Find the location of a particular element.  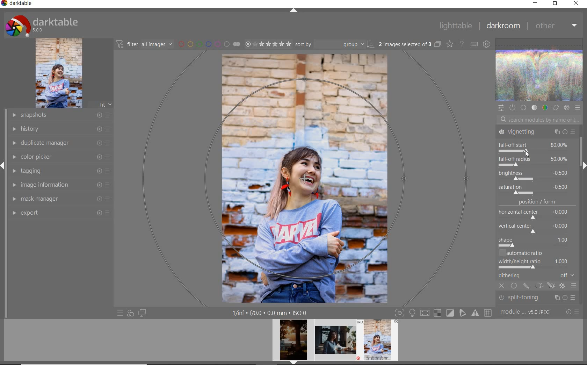

ENABLE ONLINE FOR HELP is located at coordinates (462, 43).